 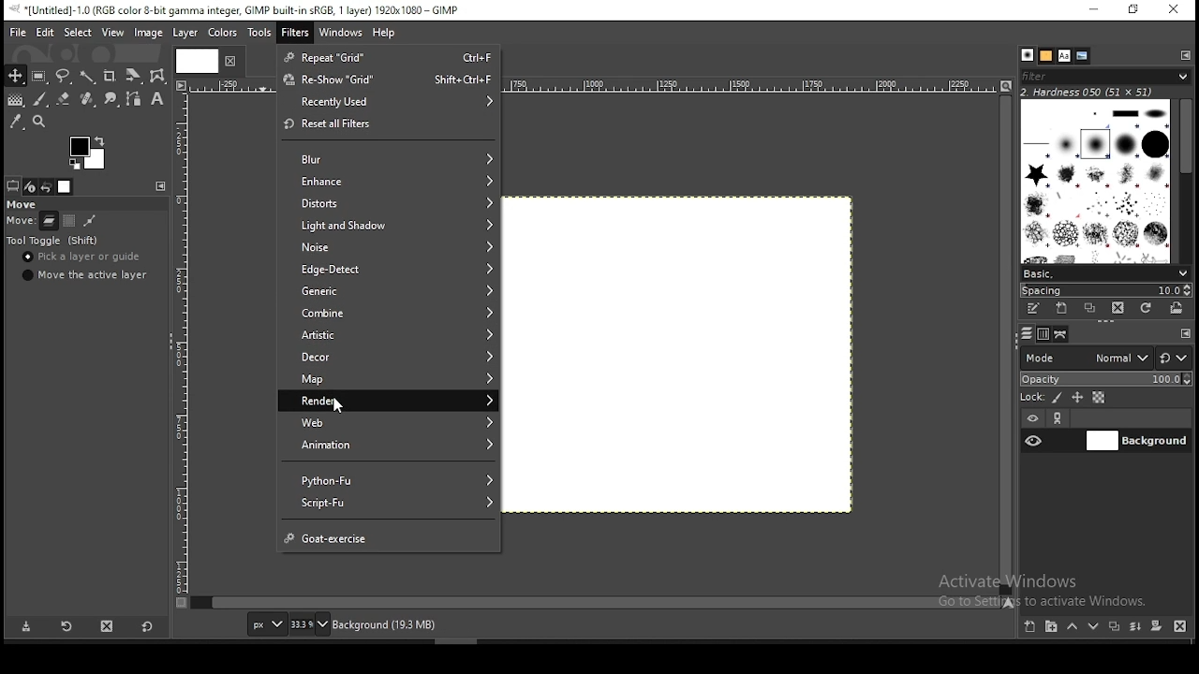 I want to click on decor, so click(x=386, y=356).